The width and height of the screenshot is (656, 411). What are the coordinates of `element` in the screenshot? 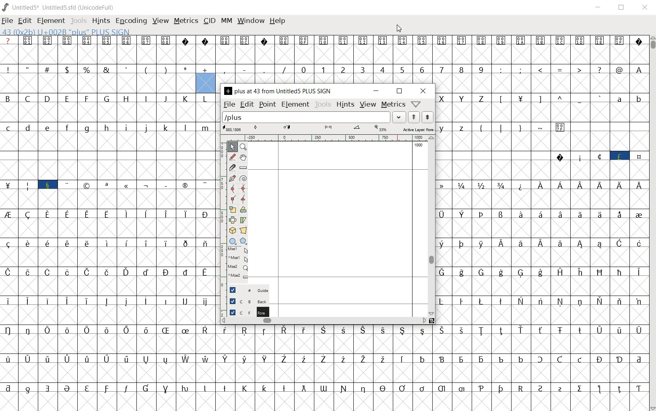 It's located at (50, 19).